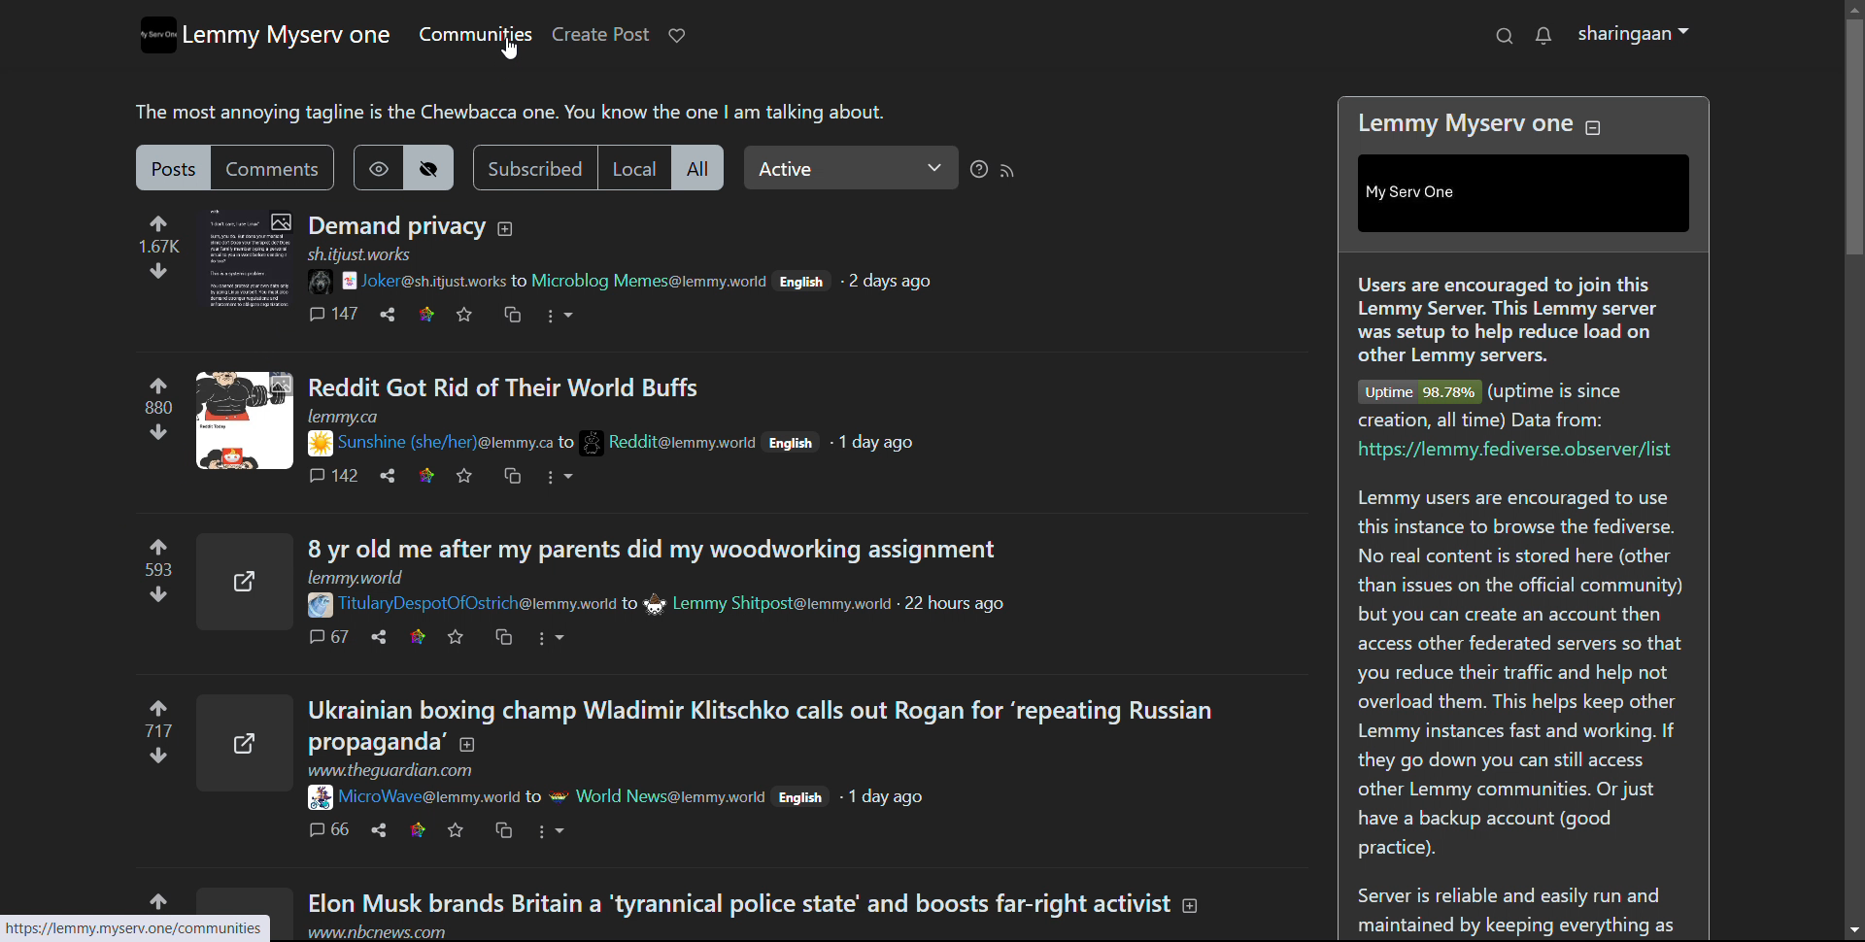 The width and height of the screenshot is (1865, 942). I want to click on poster image, so click(316, 606).